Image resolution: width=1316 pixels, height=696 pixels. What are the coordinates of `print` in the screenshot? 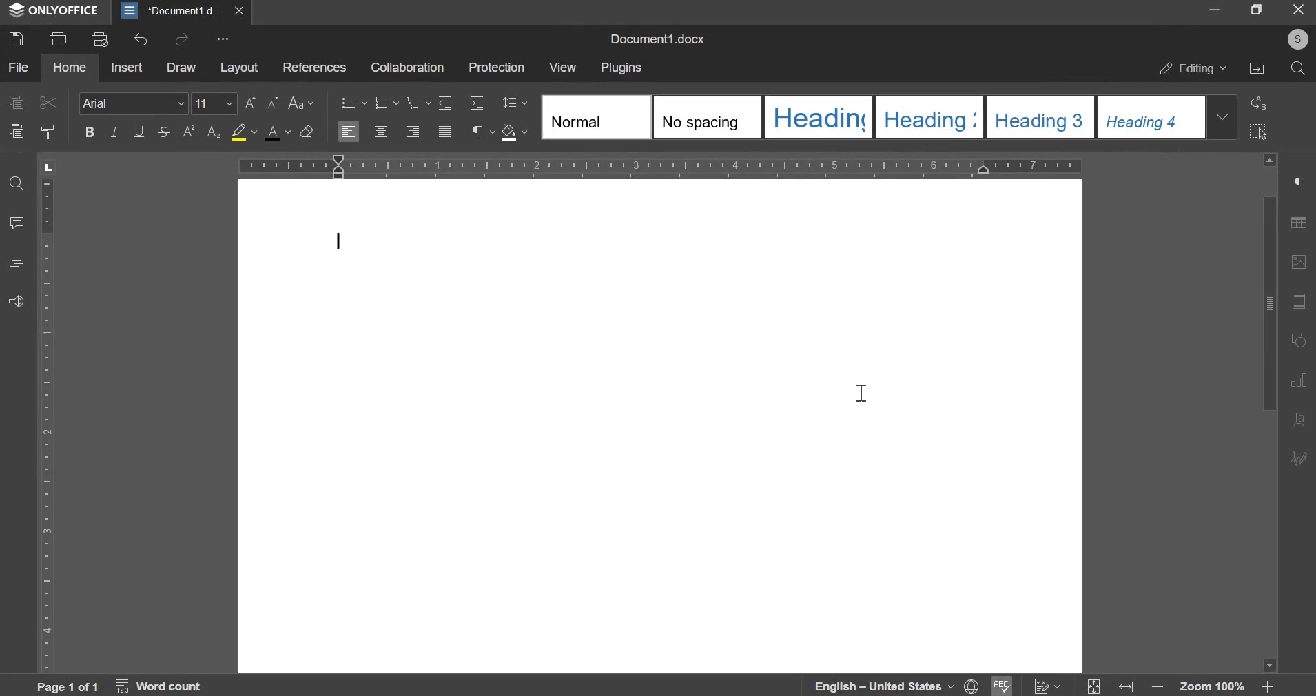 It's located at (58, 40).